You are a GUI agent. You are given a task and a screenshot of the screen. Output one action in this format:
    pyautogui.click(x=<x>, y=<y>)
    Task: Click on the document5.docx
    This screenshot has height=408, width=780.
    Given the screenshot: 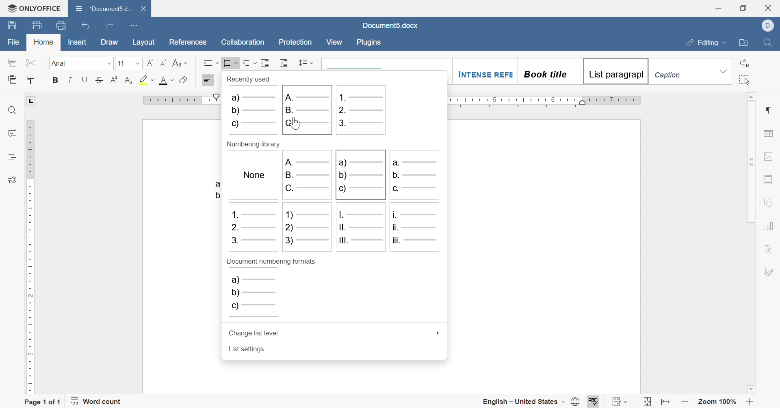 What is the action you would take?
    pyautogui.click(x=393, y=26)
    